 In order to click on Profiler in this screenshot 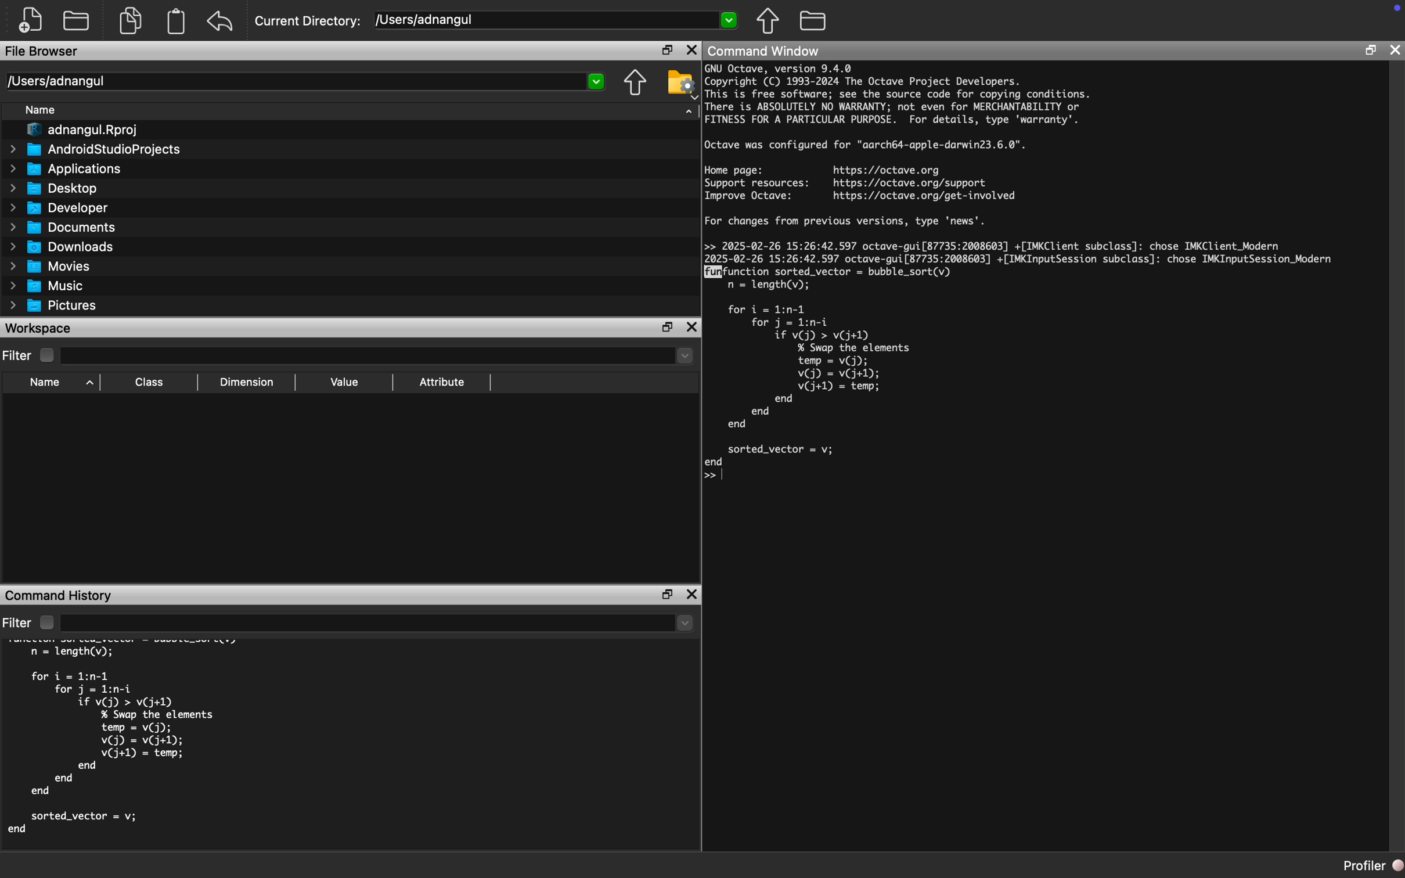, I will do `click(1373, 866)`.